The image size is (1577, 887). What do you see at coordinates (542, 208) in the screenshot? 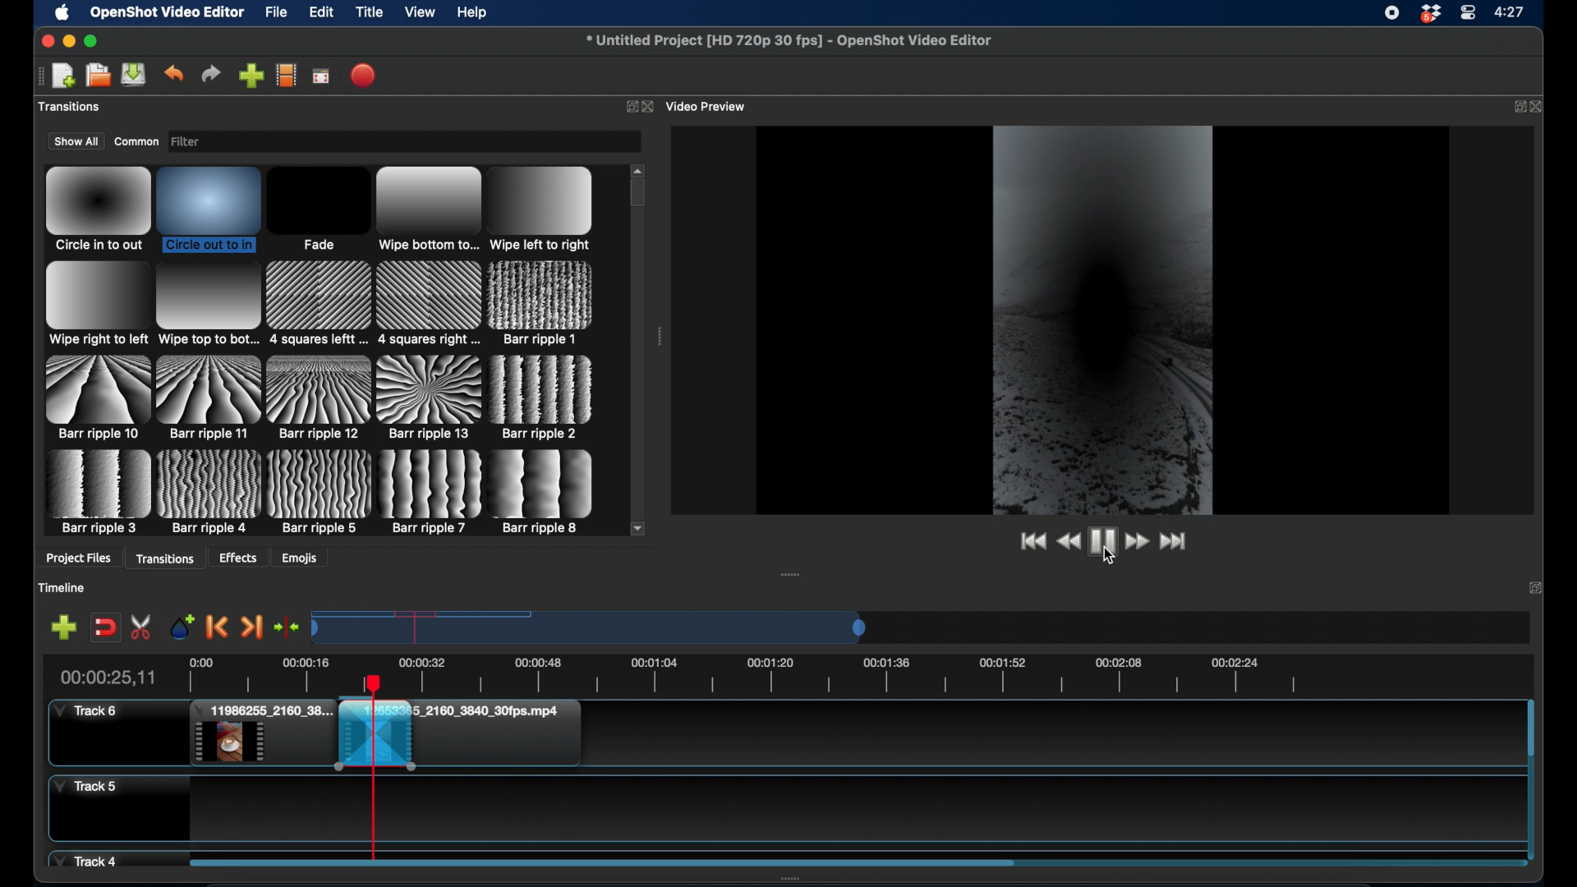
I see `transition` at bounding box center [542, 208].